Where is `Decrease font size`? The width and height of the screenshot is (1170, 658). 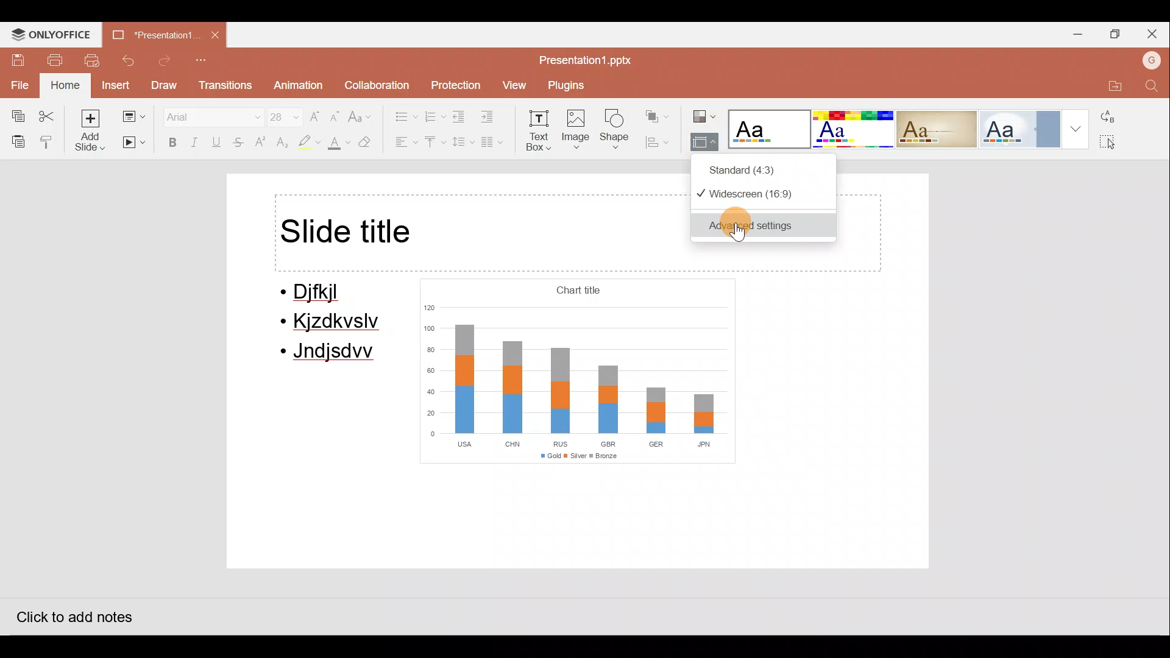 Decrease font size is located at coordinates (336, 112).